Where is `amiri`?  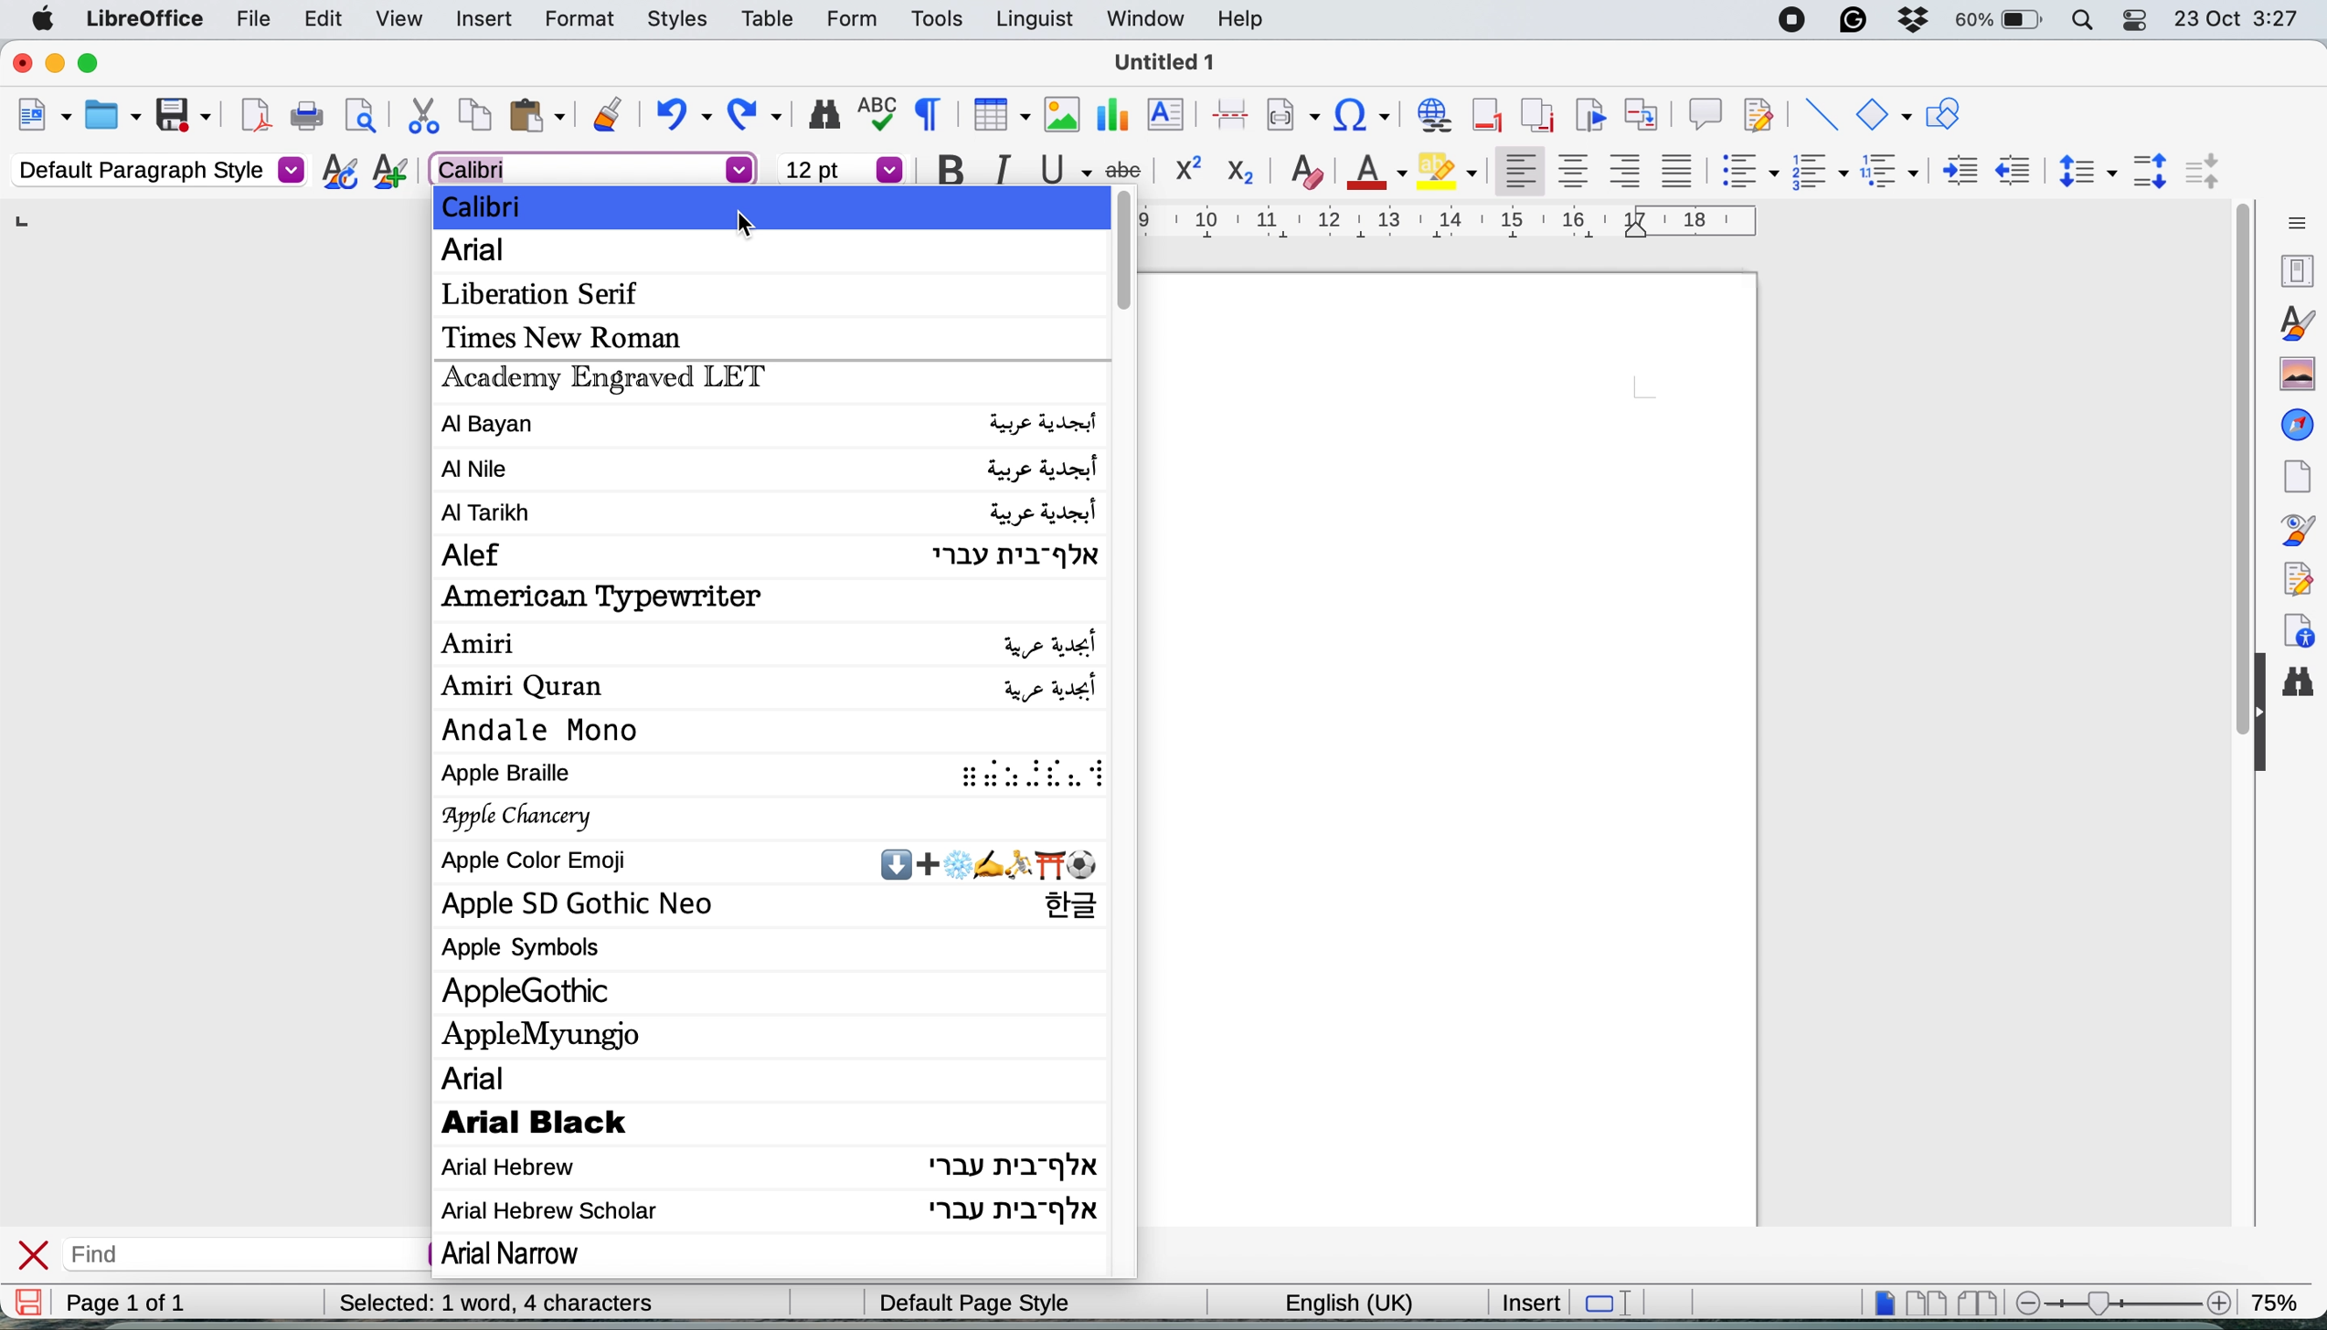 amiri is located at coordinates (773, 644).